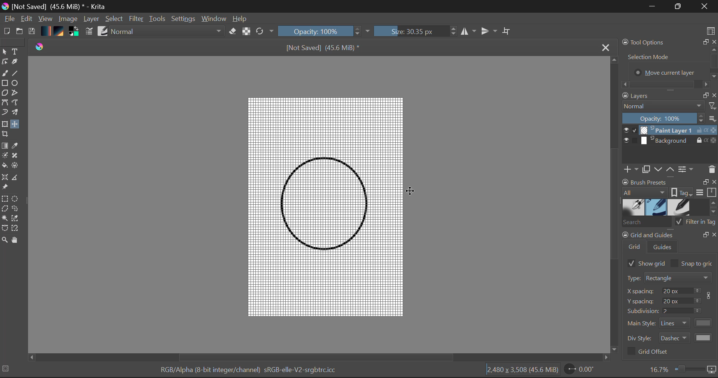 The width and height of the screenshot is (718, 378). I want to click on Horizontal Mirror Flip, so click(490, 31).